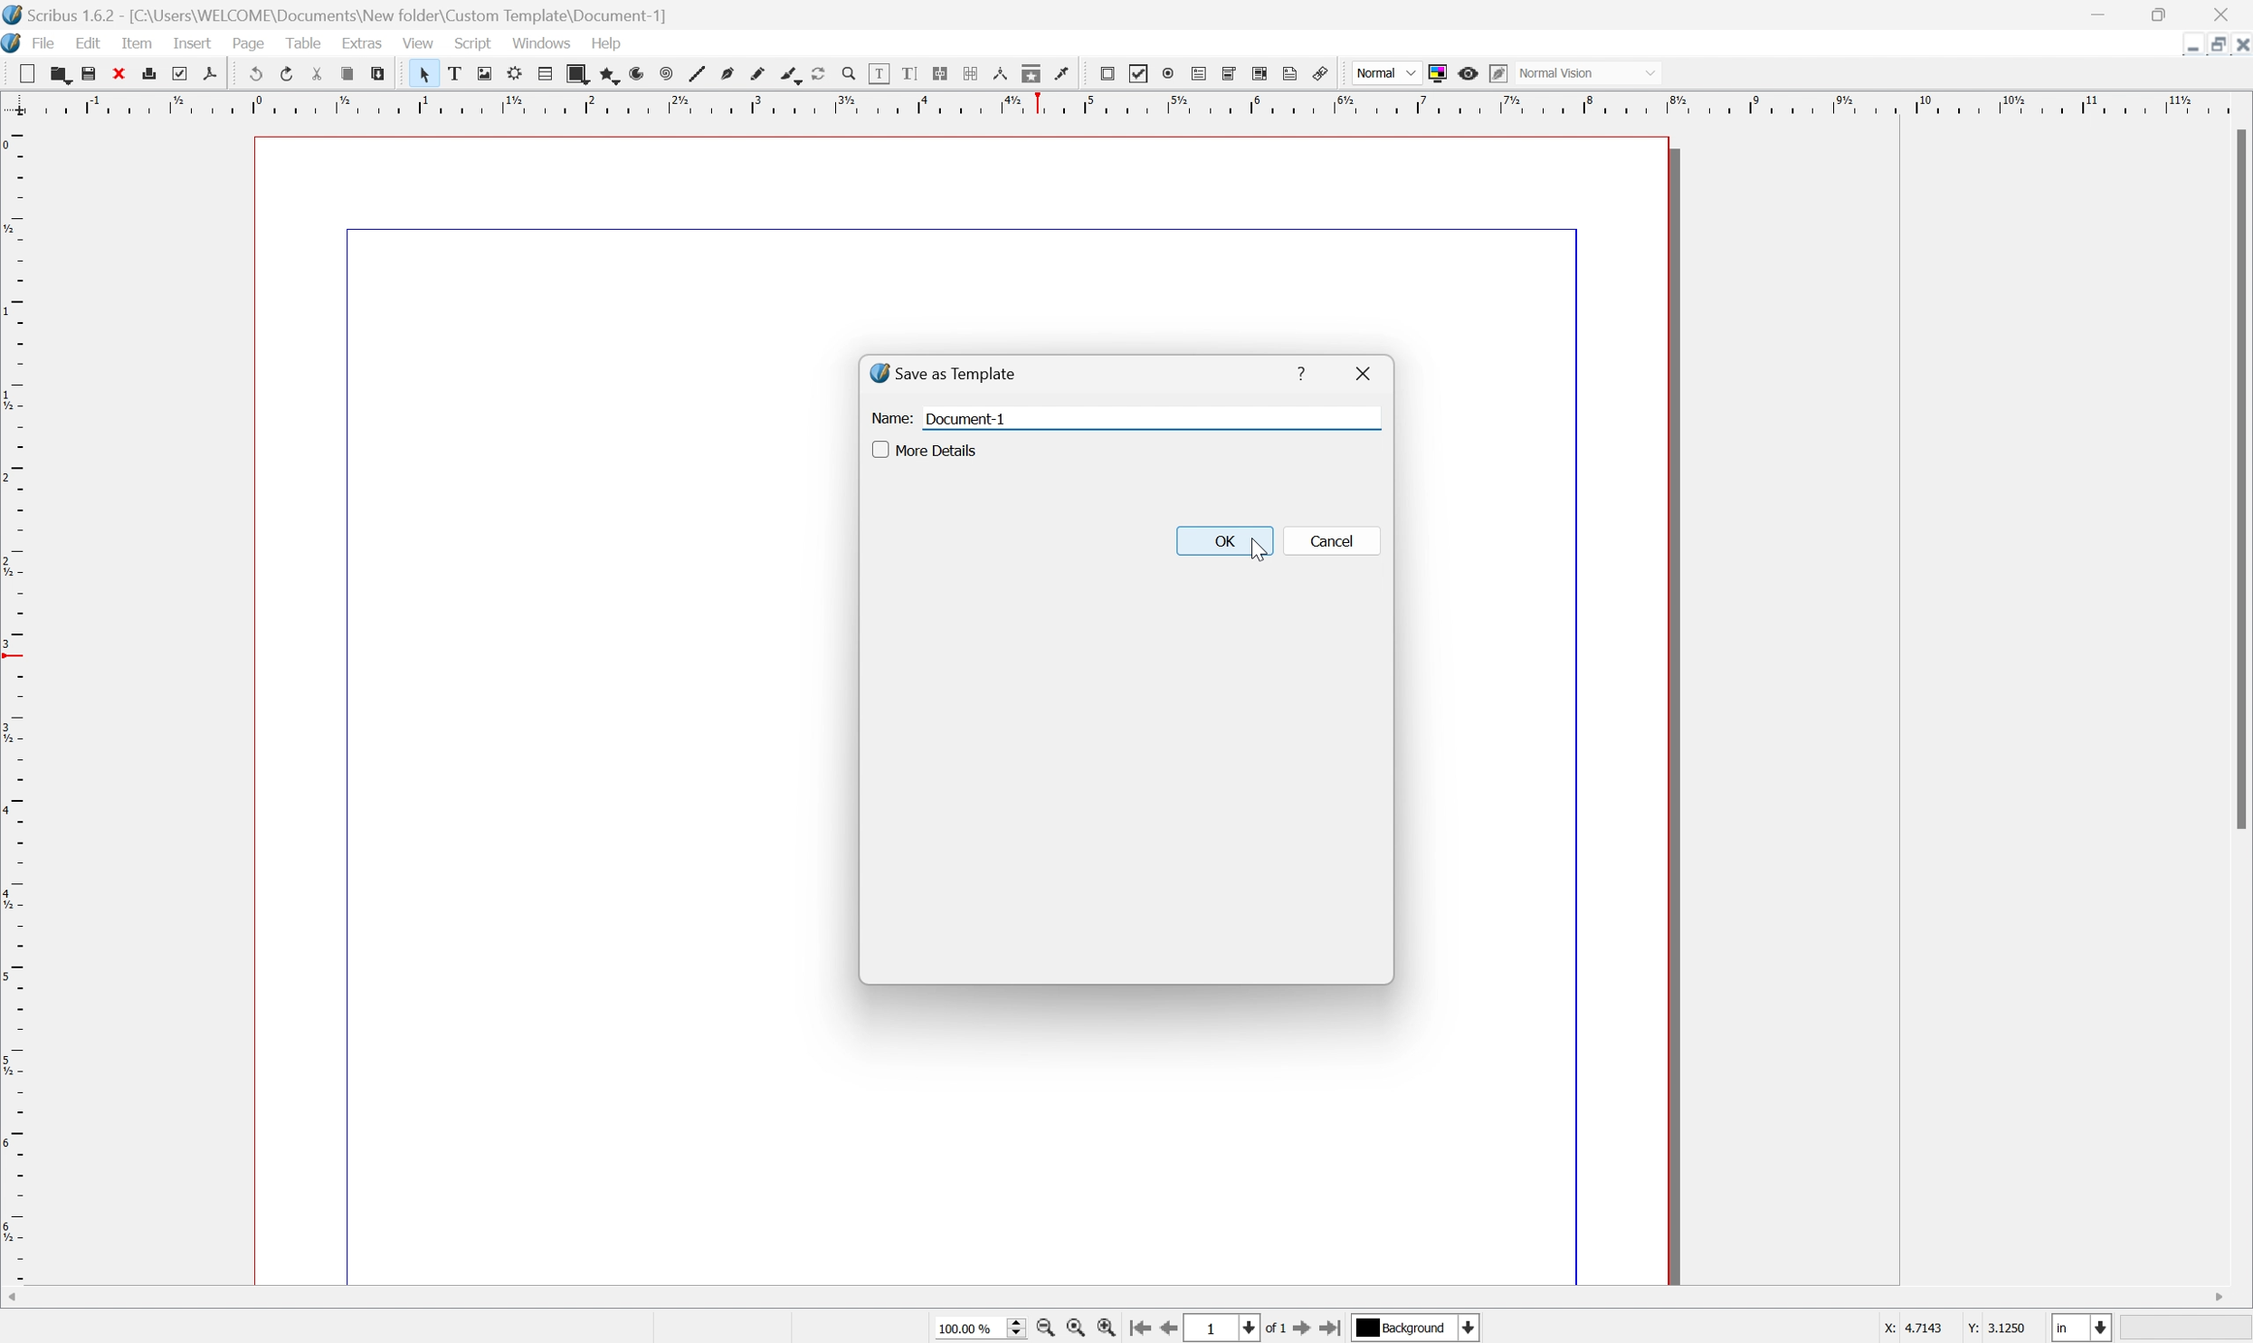  Describe the element at coordinates (304, 43) in the screenshot. I see `table` at that location.